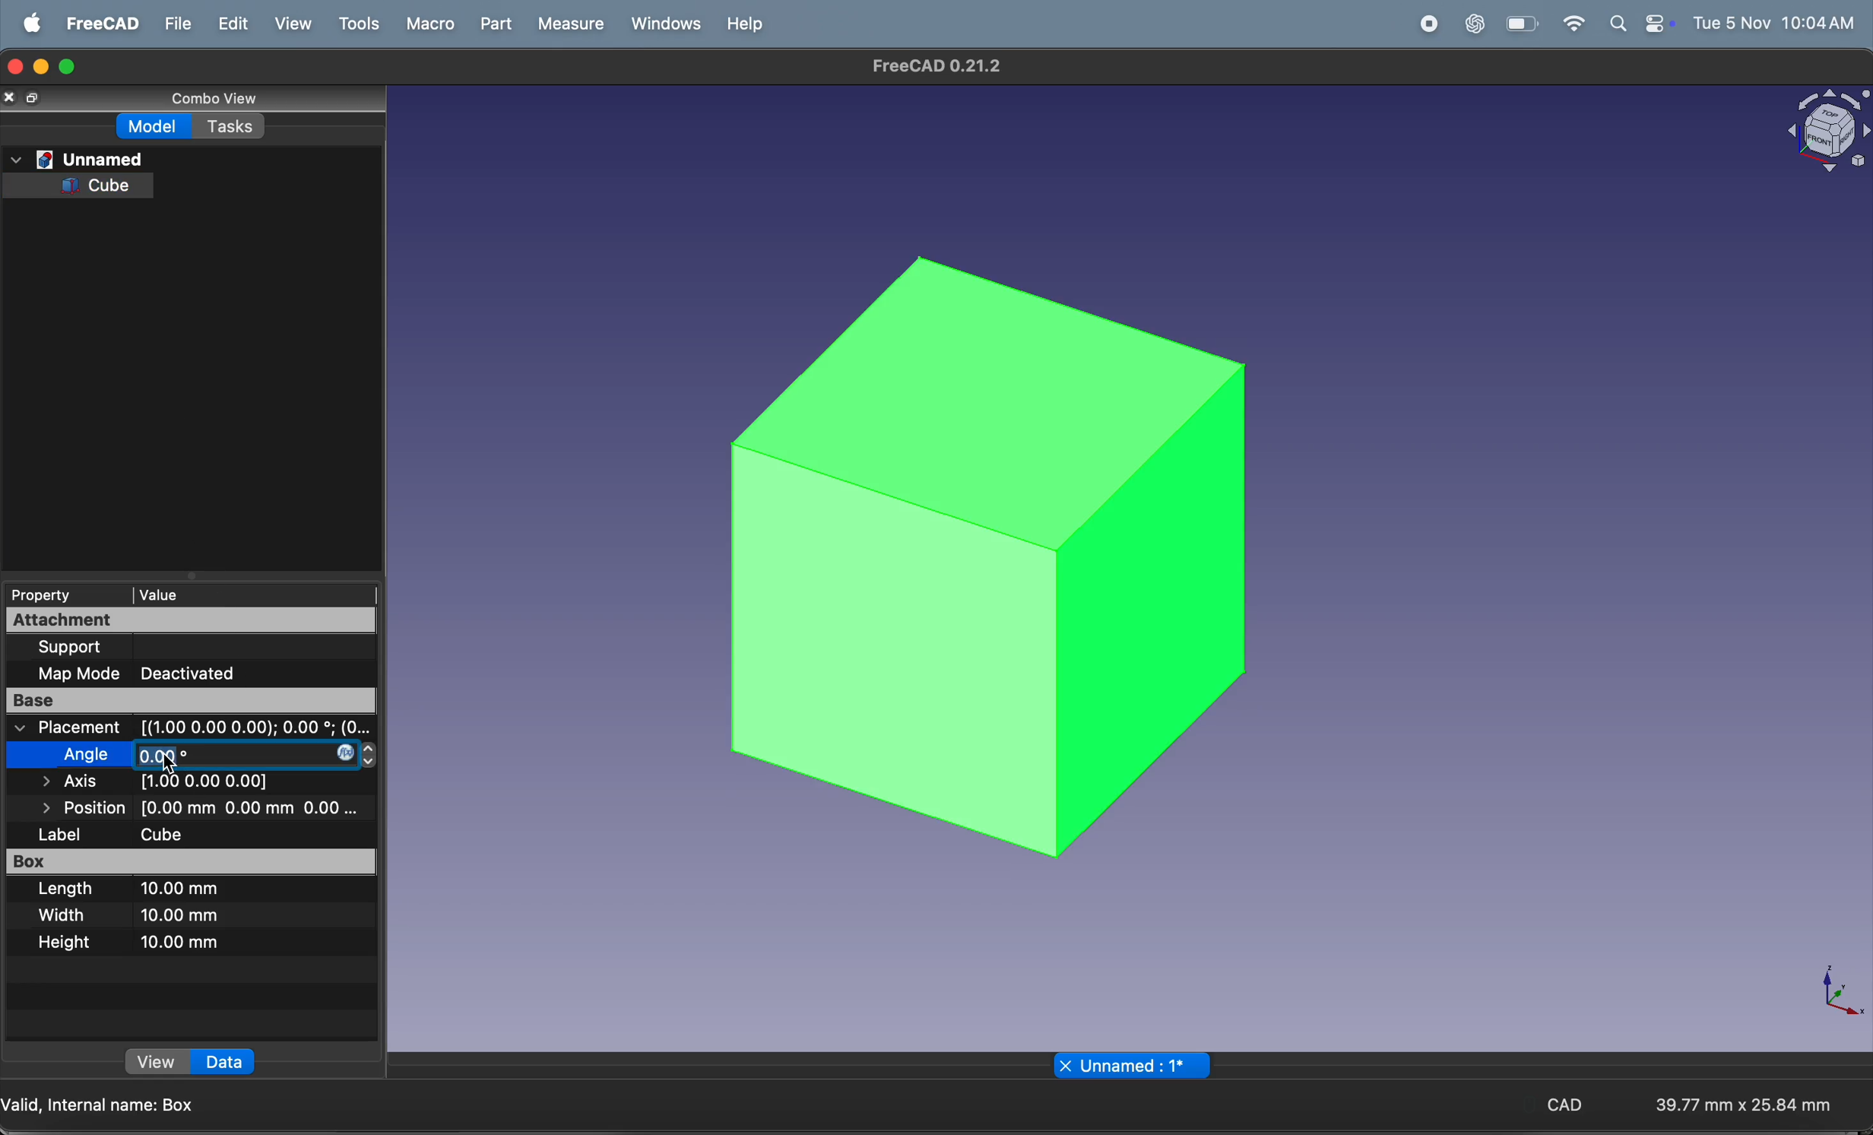 The image size is (1873, 1135). What do you see at coordinates (747, 24) in the screenshot?
I see `help` at bounding box center [747, 24].